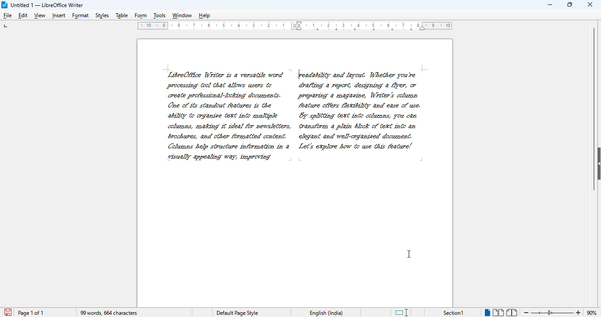 Image resolution: width=601 pixels, height=317 pixels. Describe the element at coordinates (527, 312) in the screenshot. I see `zoom out` at that location.